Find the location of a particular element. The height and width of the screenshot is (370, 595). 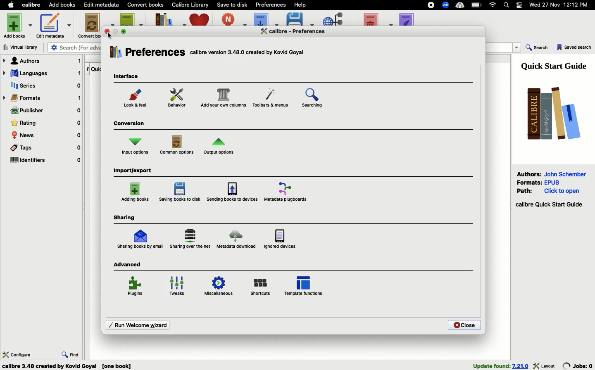

1 is located at coordinates (87, 68).